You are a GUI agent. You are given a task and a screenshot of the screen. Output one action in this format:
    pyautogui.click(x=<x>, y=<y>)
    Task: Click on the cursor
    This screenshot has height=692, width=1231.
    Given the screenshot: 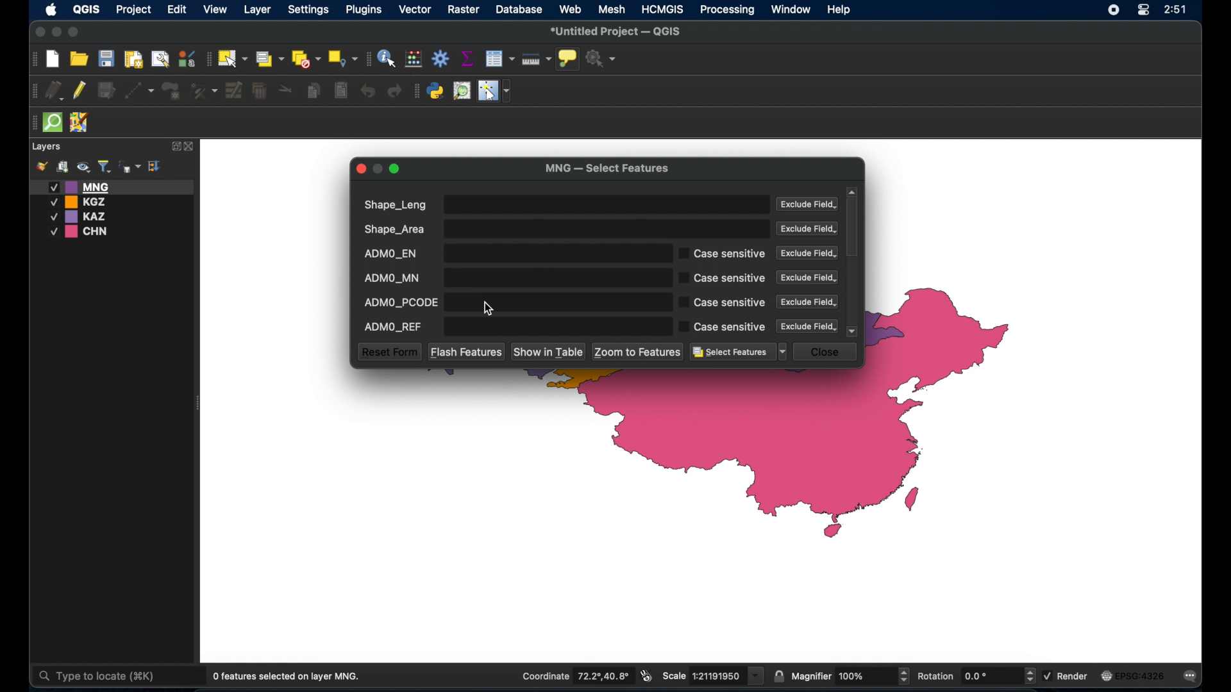 What is the action you would take?
    pyautogui.click(x=489, y=309)
    